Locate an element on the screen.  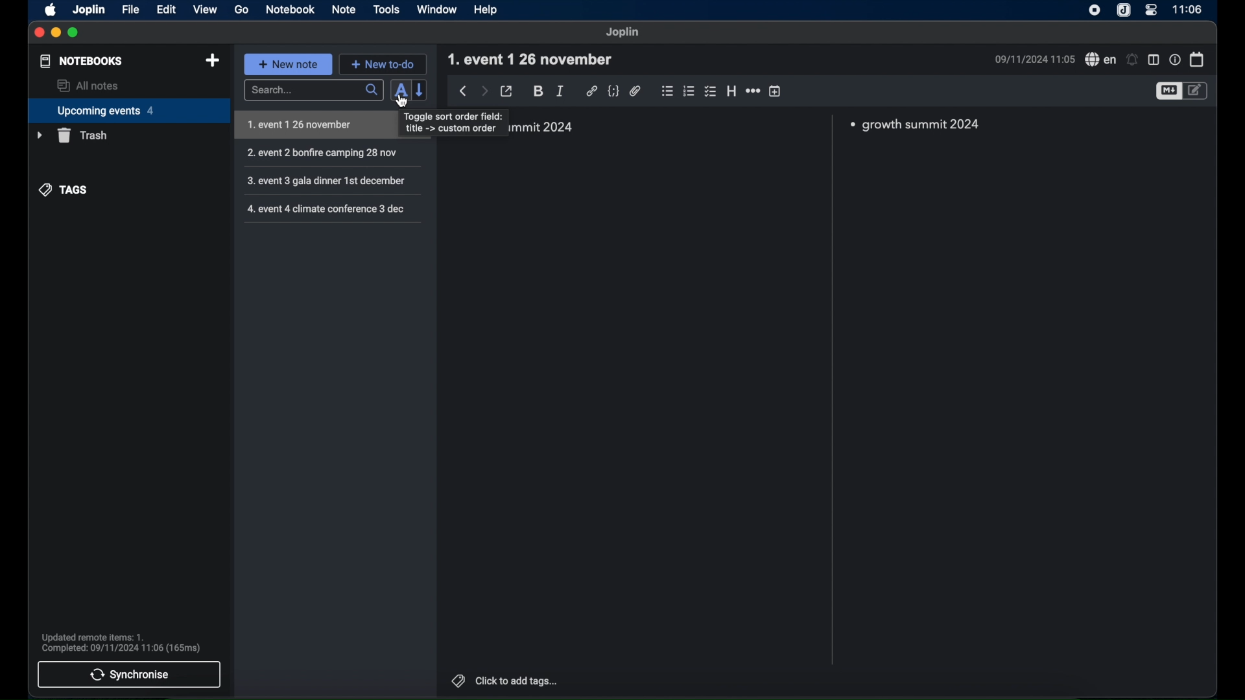
11:06 is located at coordinates (1186, 9).